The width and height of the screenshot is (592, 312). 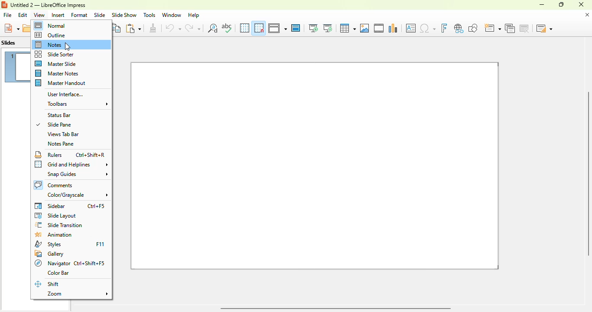 I want to click on format, so click(x=79, y=15).